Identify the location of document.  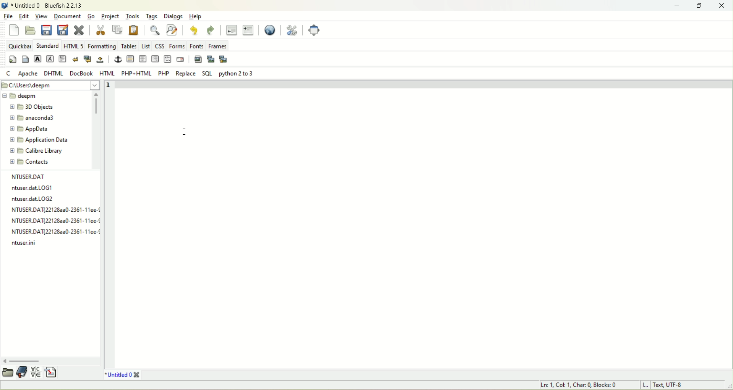
(69, 15).